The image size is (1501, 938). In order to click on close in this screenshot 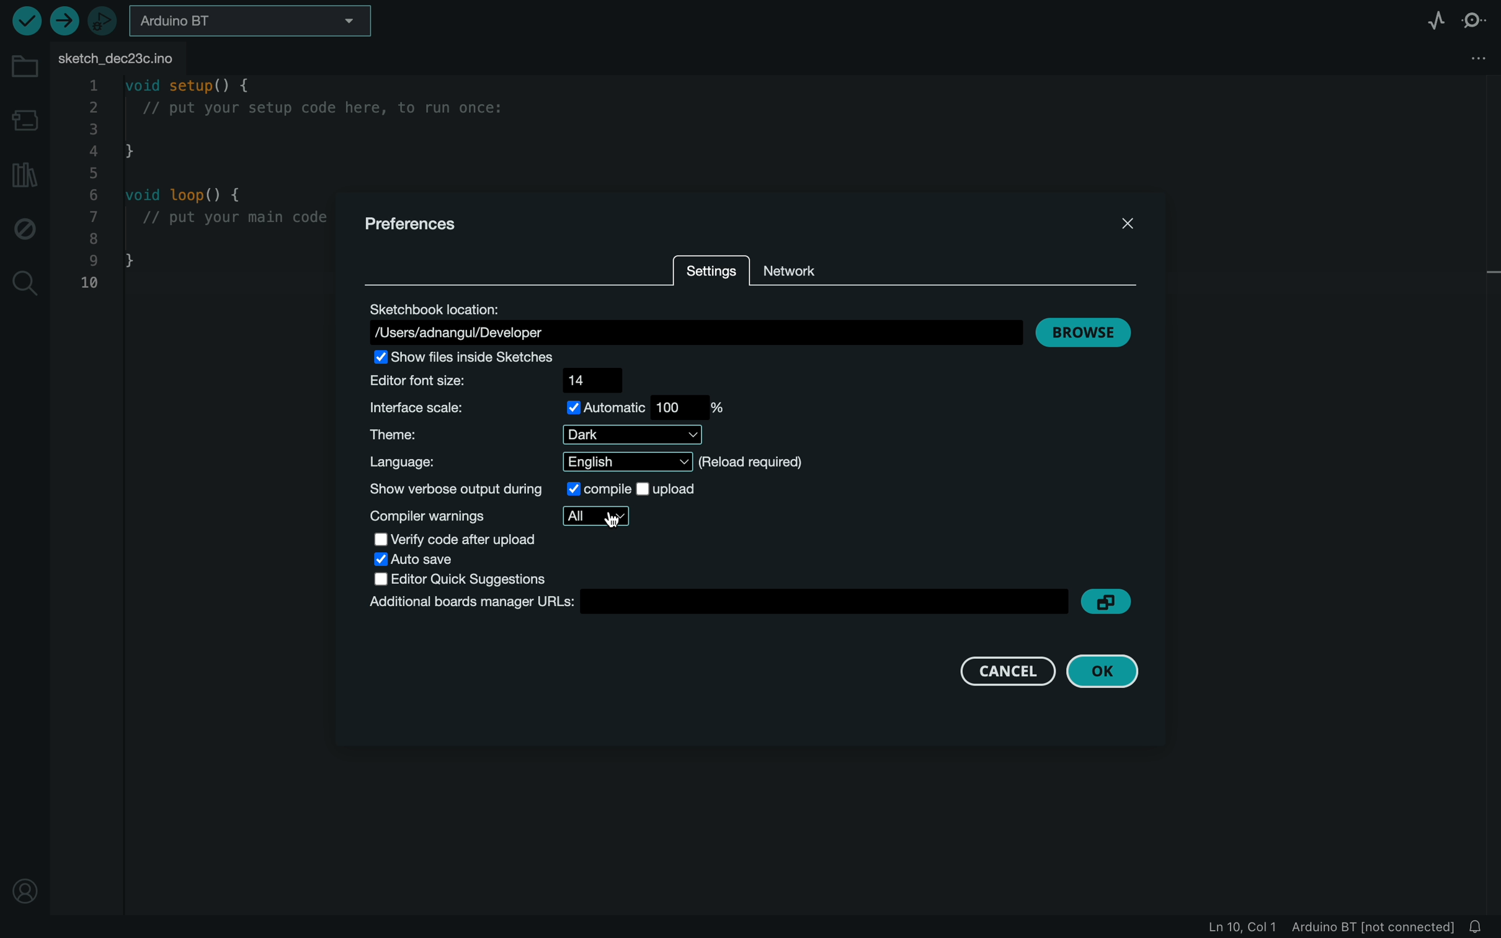, I will do `click(1133, 228)`.